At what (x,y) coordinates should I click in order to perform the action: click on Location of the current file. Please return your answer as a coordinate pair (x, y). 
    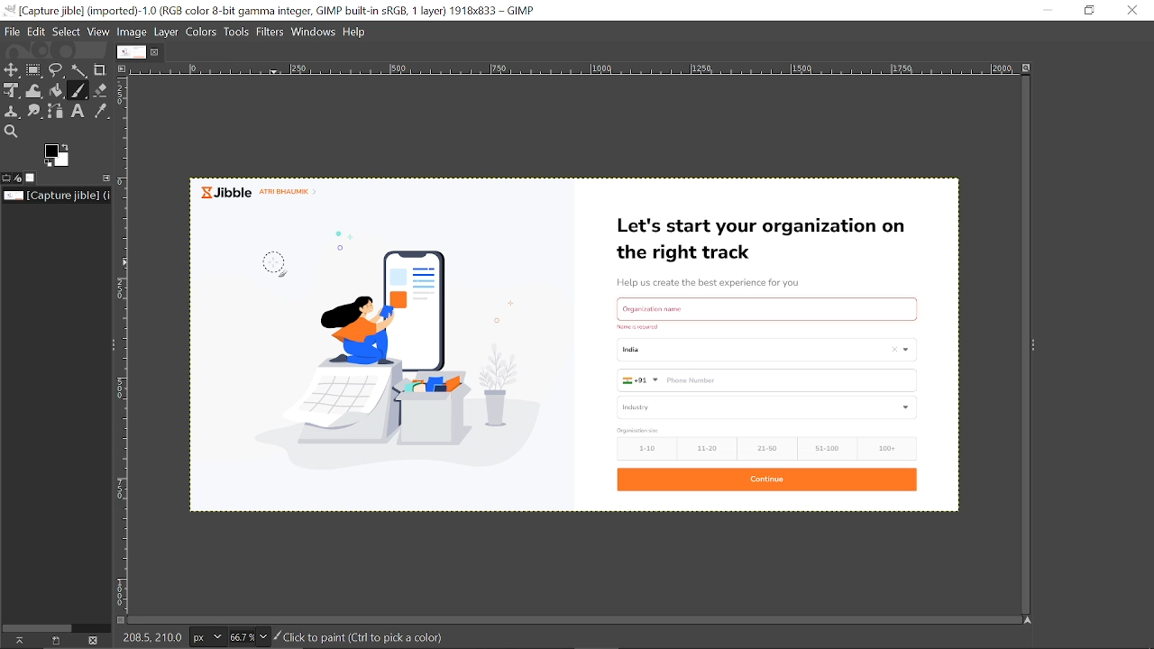
    Looking at the image, I should click on (56, 196).